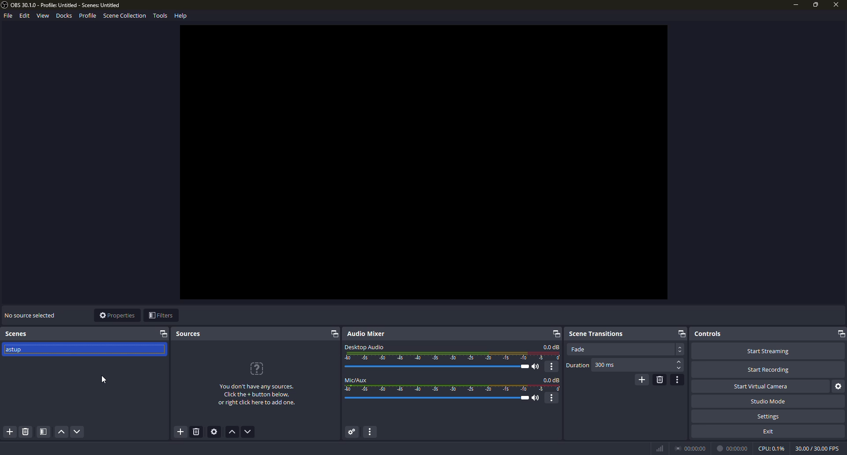 This screenshot has height=455, width=847. What do you see at coordinates (763, 386) in the screenshot?
I see `start virtual camera` at bounding box center [763, 386].